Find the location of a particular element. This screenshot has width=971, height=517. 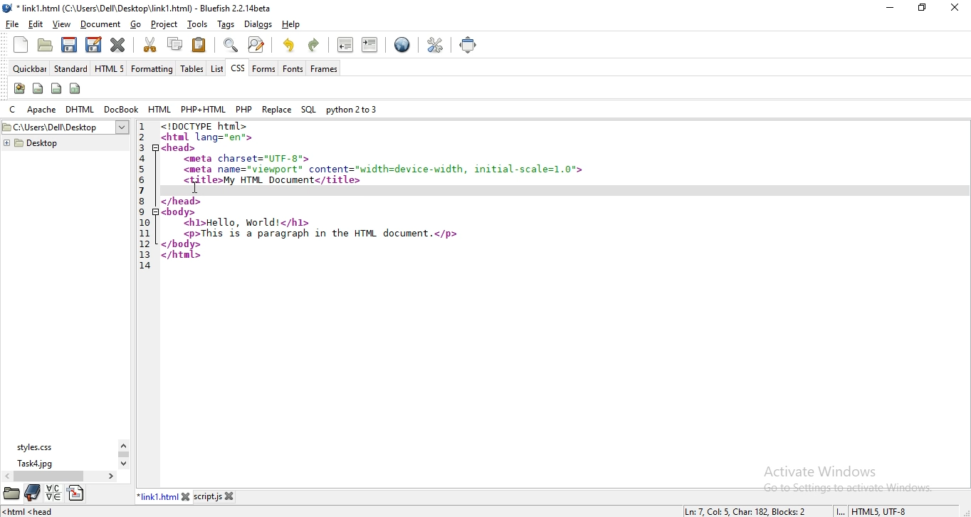

save current file is located at coordinates (68, 46).